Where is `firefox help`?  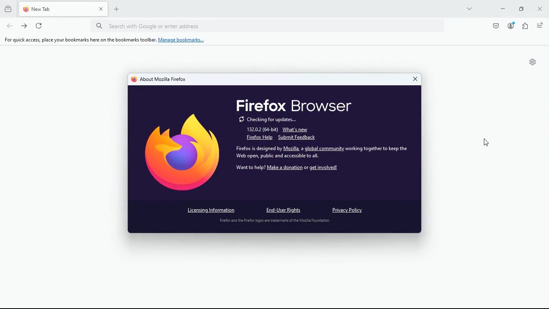
firefox help is located at coordinates (260, 137).